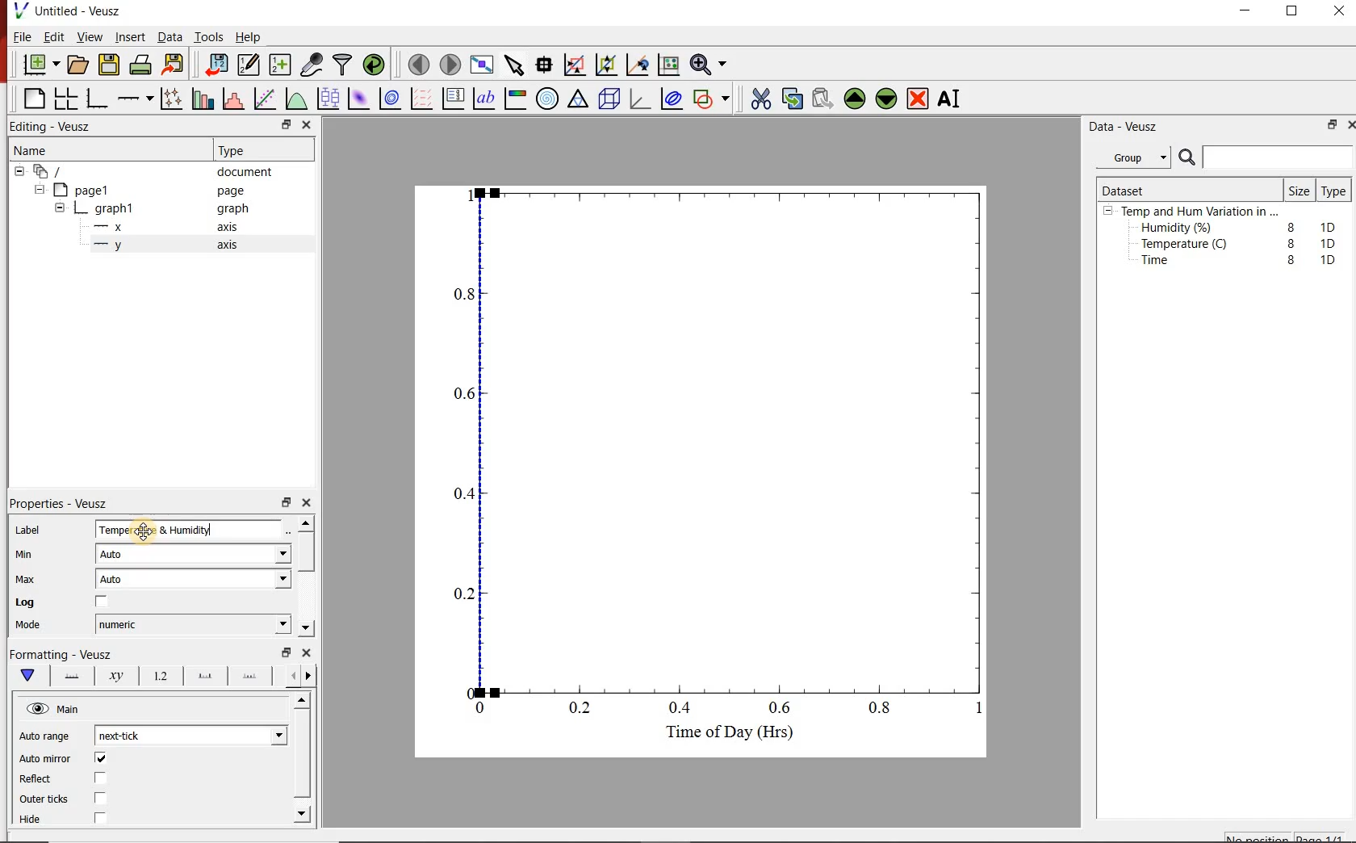  I want to click on visible (click to hide, set Hide to true), so click(36, 710).